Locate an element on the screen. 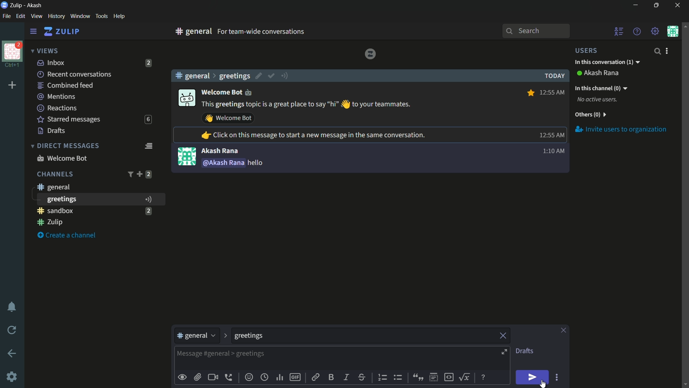  Akash rana is located at coordinates (602, 73).